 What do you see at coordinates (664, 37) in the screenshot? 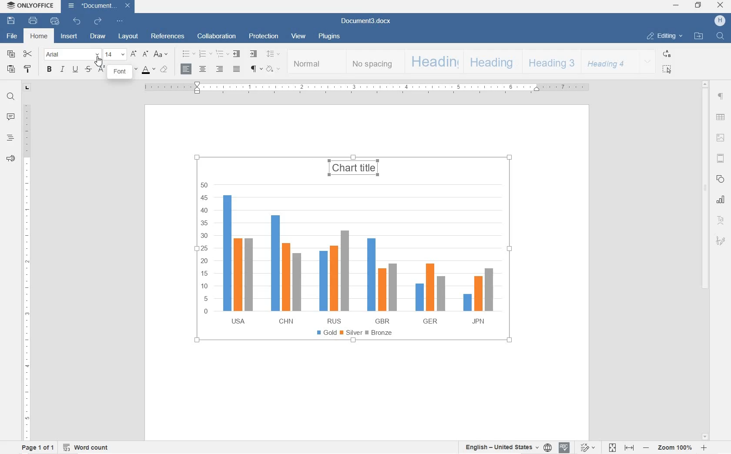
I see `EDITING` at bounding box center [664, 37].